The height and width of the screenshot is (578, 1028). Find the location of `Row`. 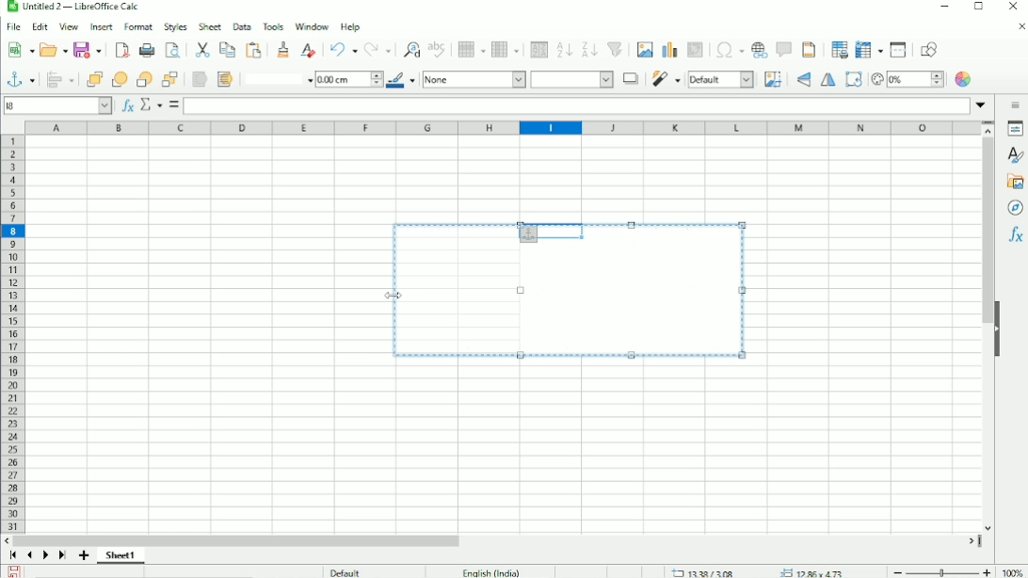

Row is located at coordinates (470, 49).